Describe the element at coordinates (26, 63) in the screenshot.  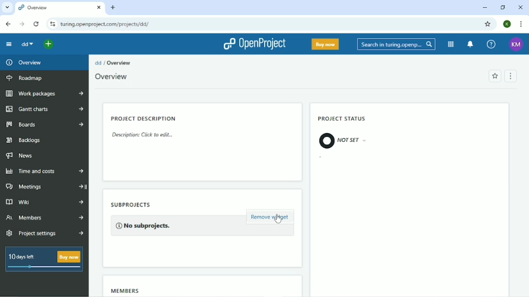
I see `Overview` at that location.